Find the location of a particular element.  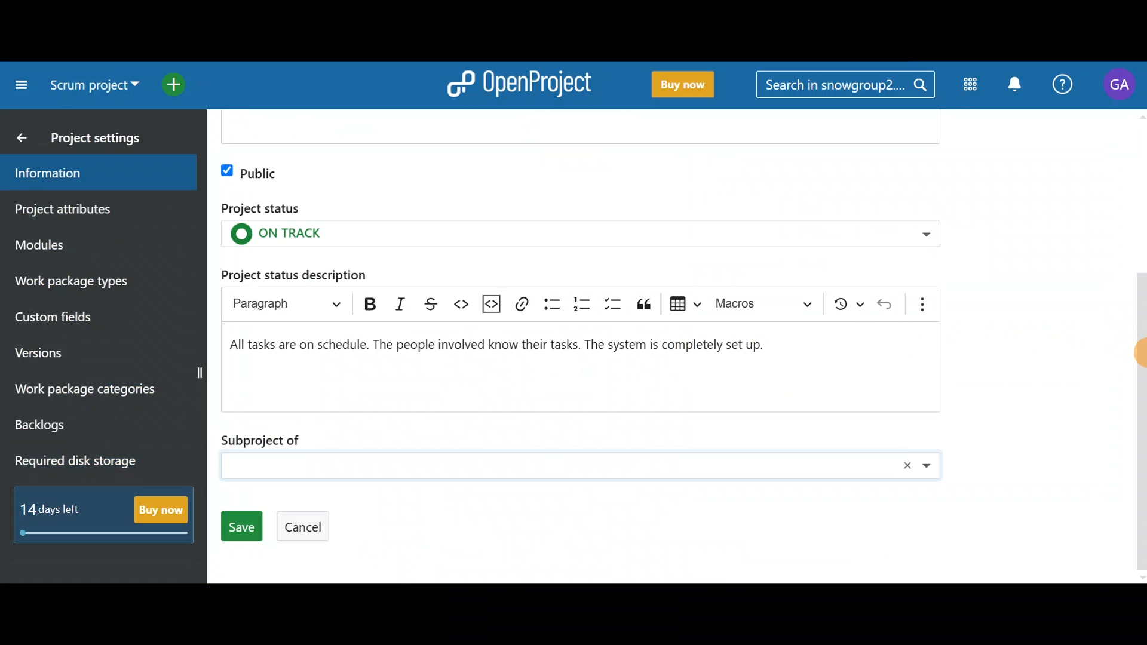

Cursor is located at coordinates (1139, 356).